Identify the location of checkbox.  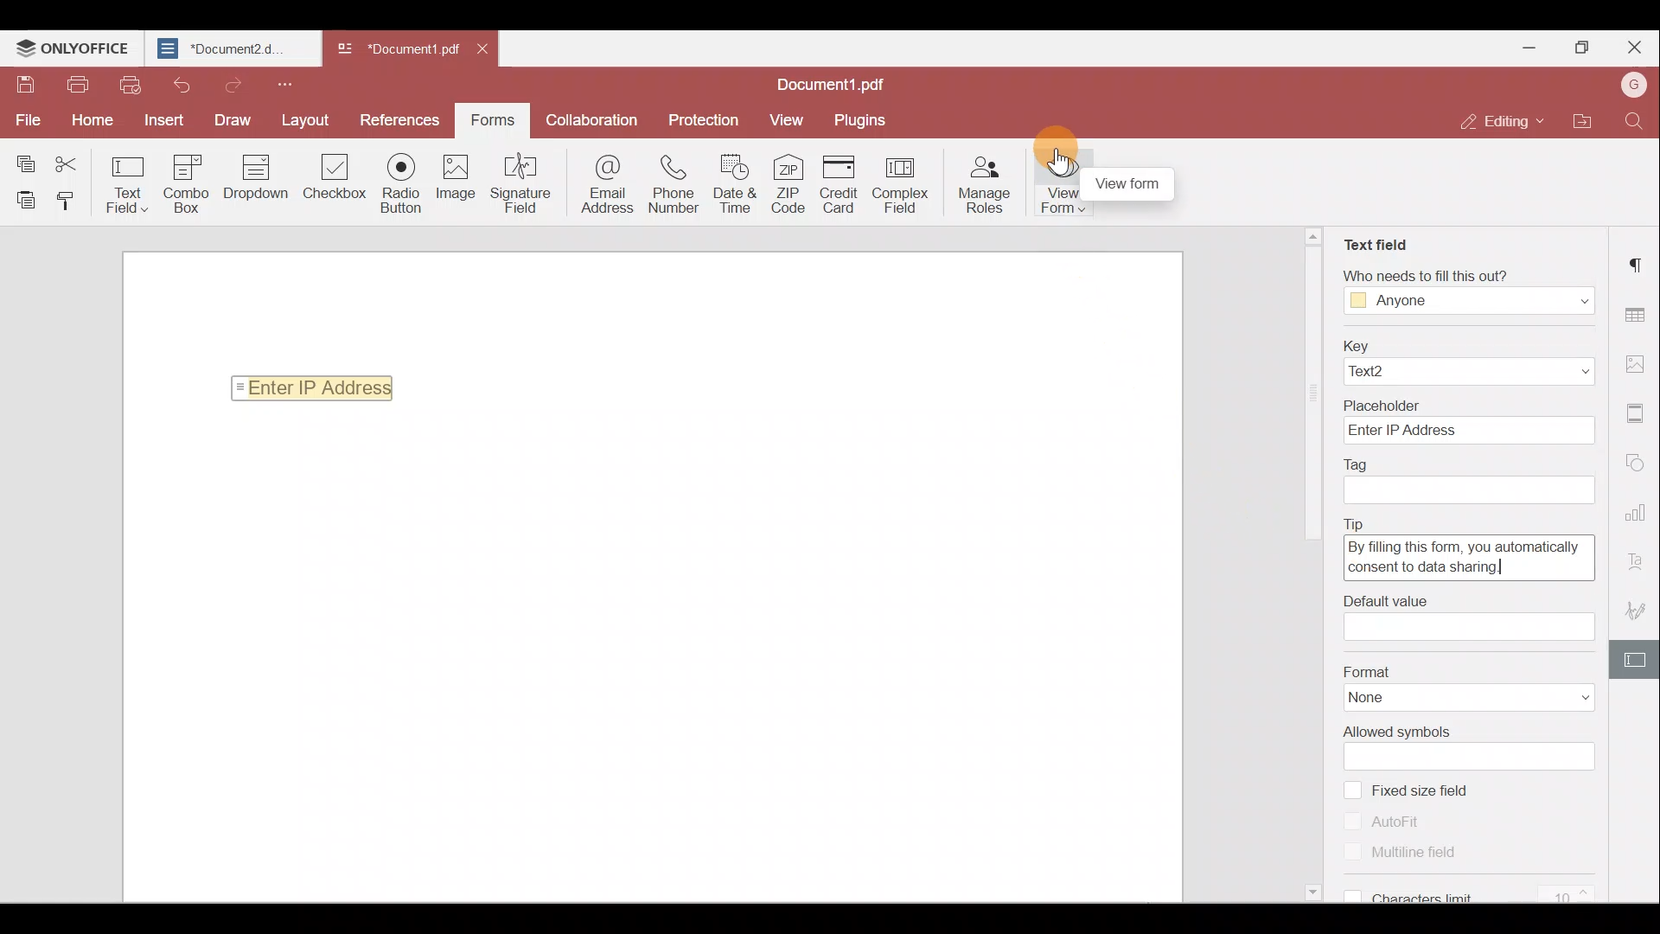
(1354, 853).